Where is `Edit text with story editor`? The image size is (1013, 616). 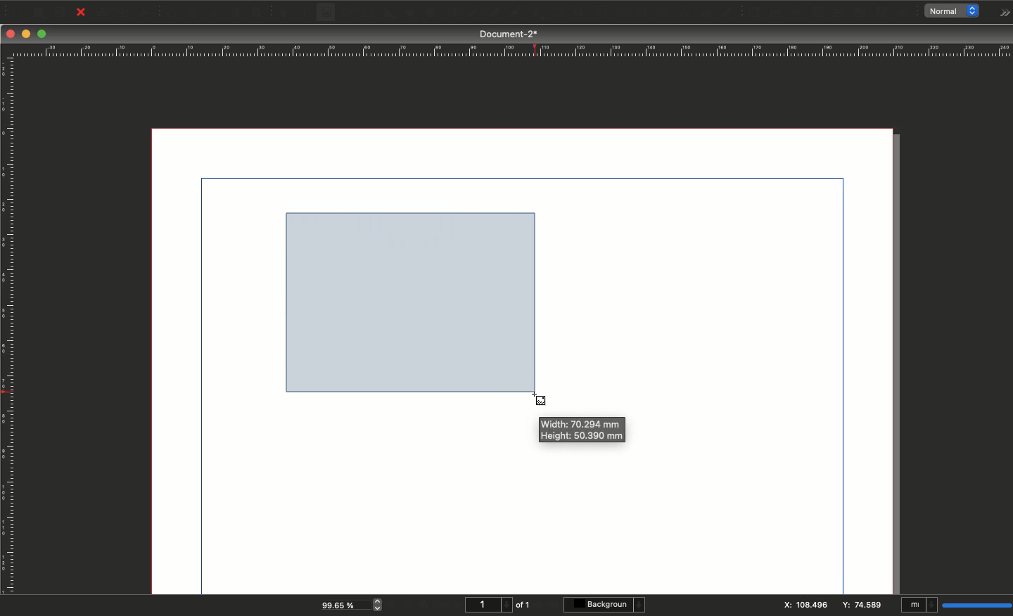
Edit text with story editor is located at coordinates (609, 13).